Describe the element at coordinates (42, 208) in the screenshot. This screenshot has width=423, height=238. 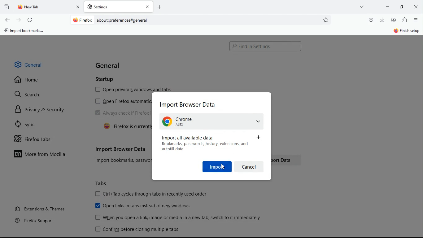
I see `extensions & themes` at that location.